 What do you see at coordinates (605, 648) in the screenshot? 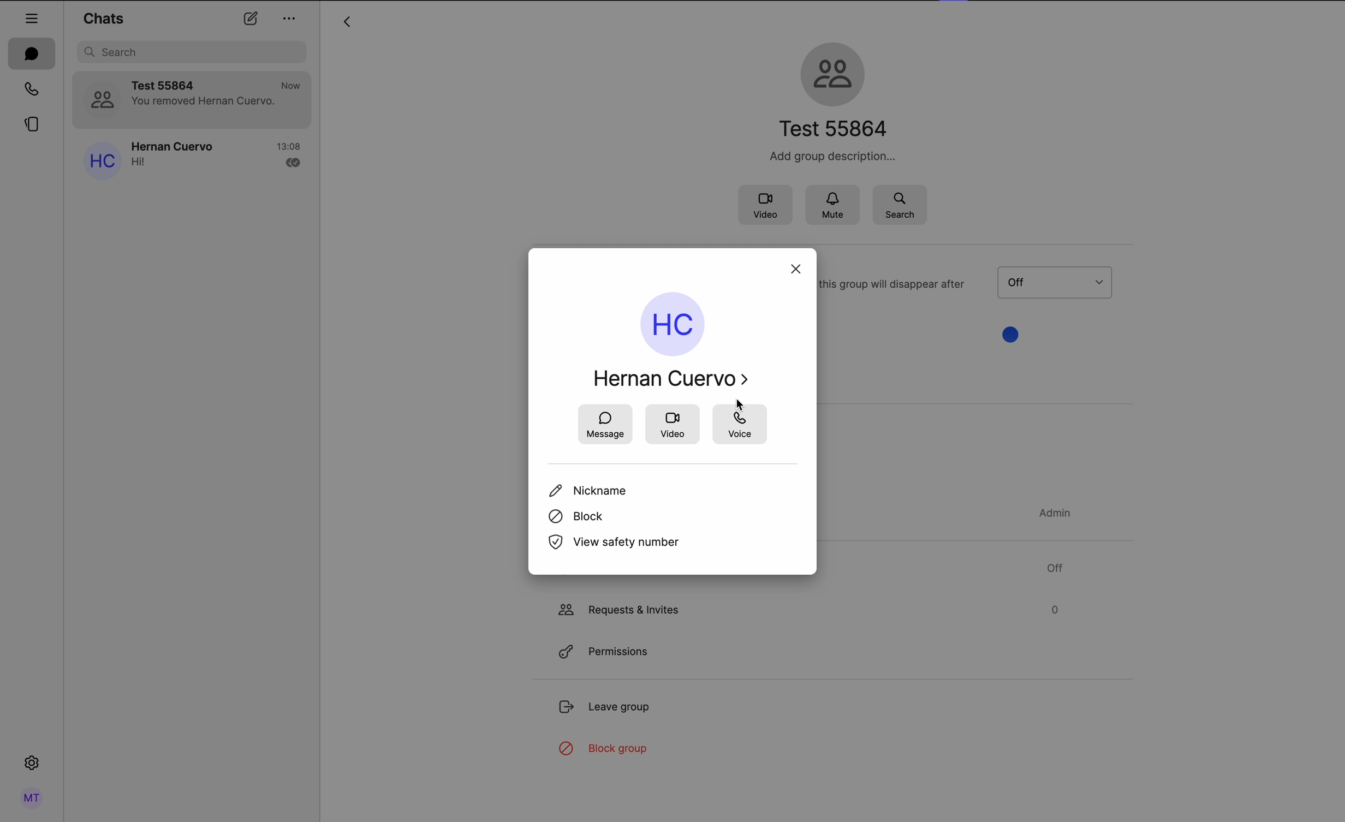
I see `permissions` at bounding box center [605, 648].